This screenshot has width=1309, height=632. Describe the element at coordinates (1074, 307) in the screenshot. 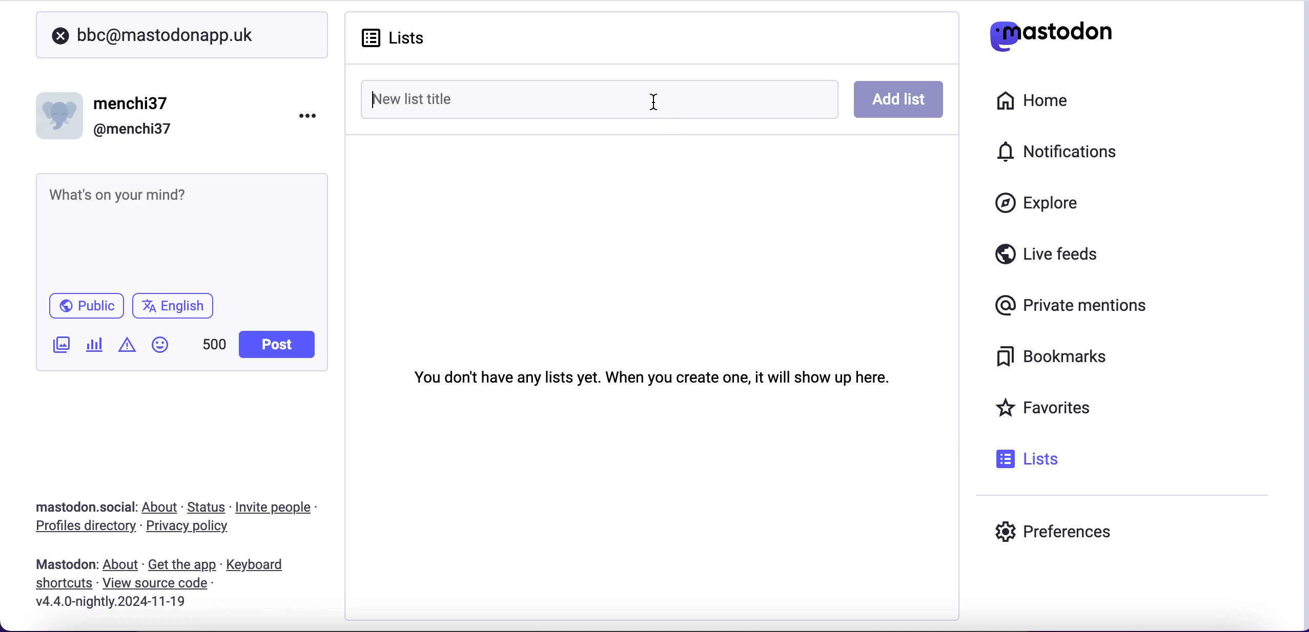

I see `private mentions` at that location.